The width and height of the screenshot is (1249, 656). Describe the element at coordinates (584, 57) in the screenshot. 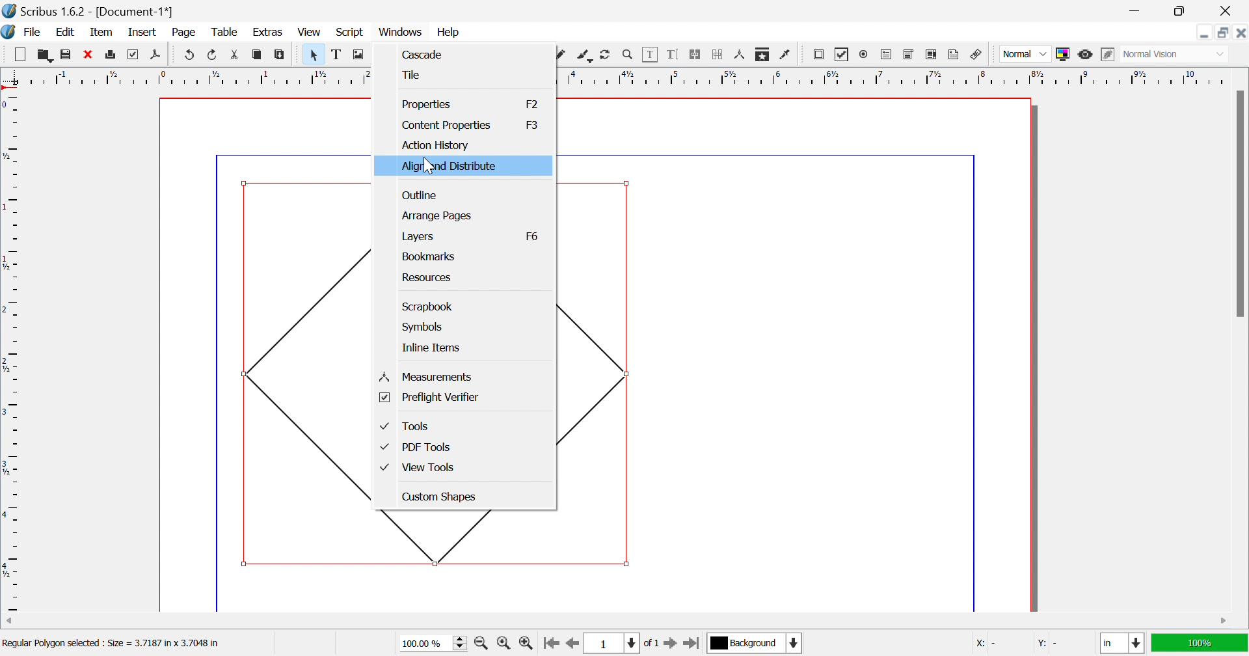

I see `Calligraphic line` at that location.